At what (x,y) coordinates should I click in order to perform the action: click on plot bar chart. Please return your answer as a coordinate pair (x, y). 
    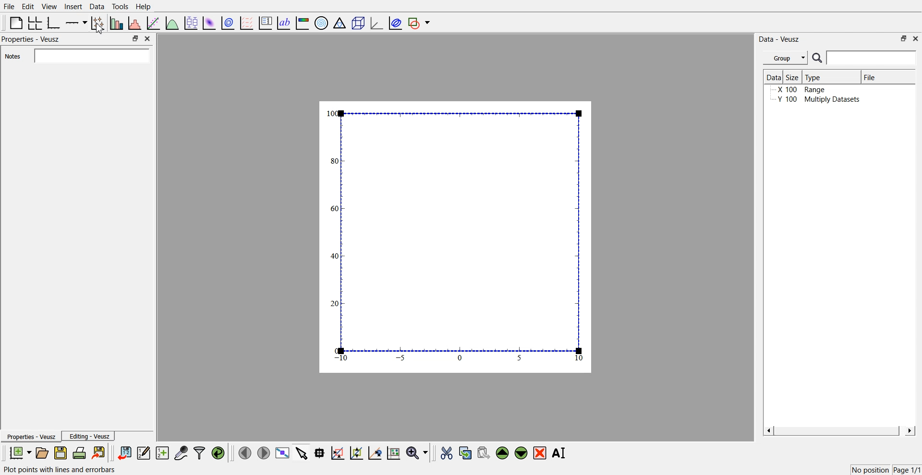
    Looking at the image, I should click on (116, 24).